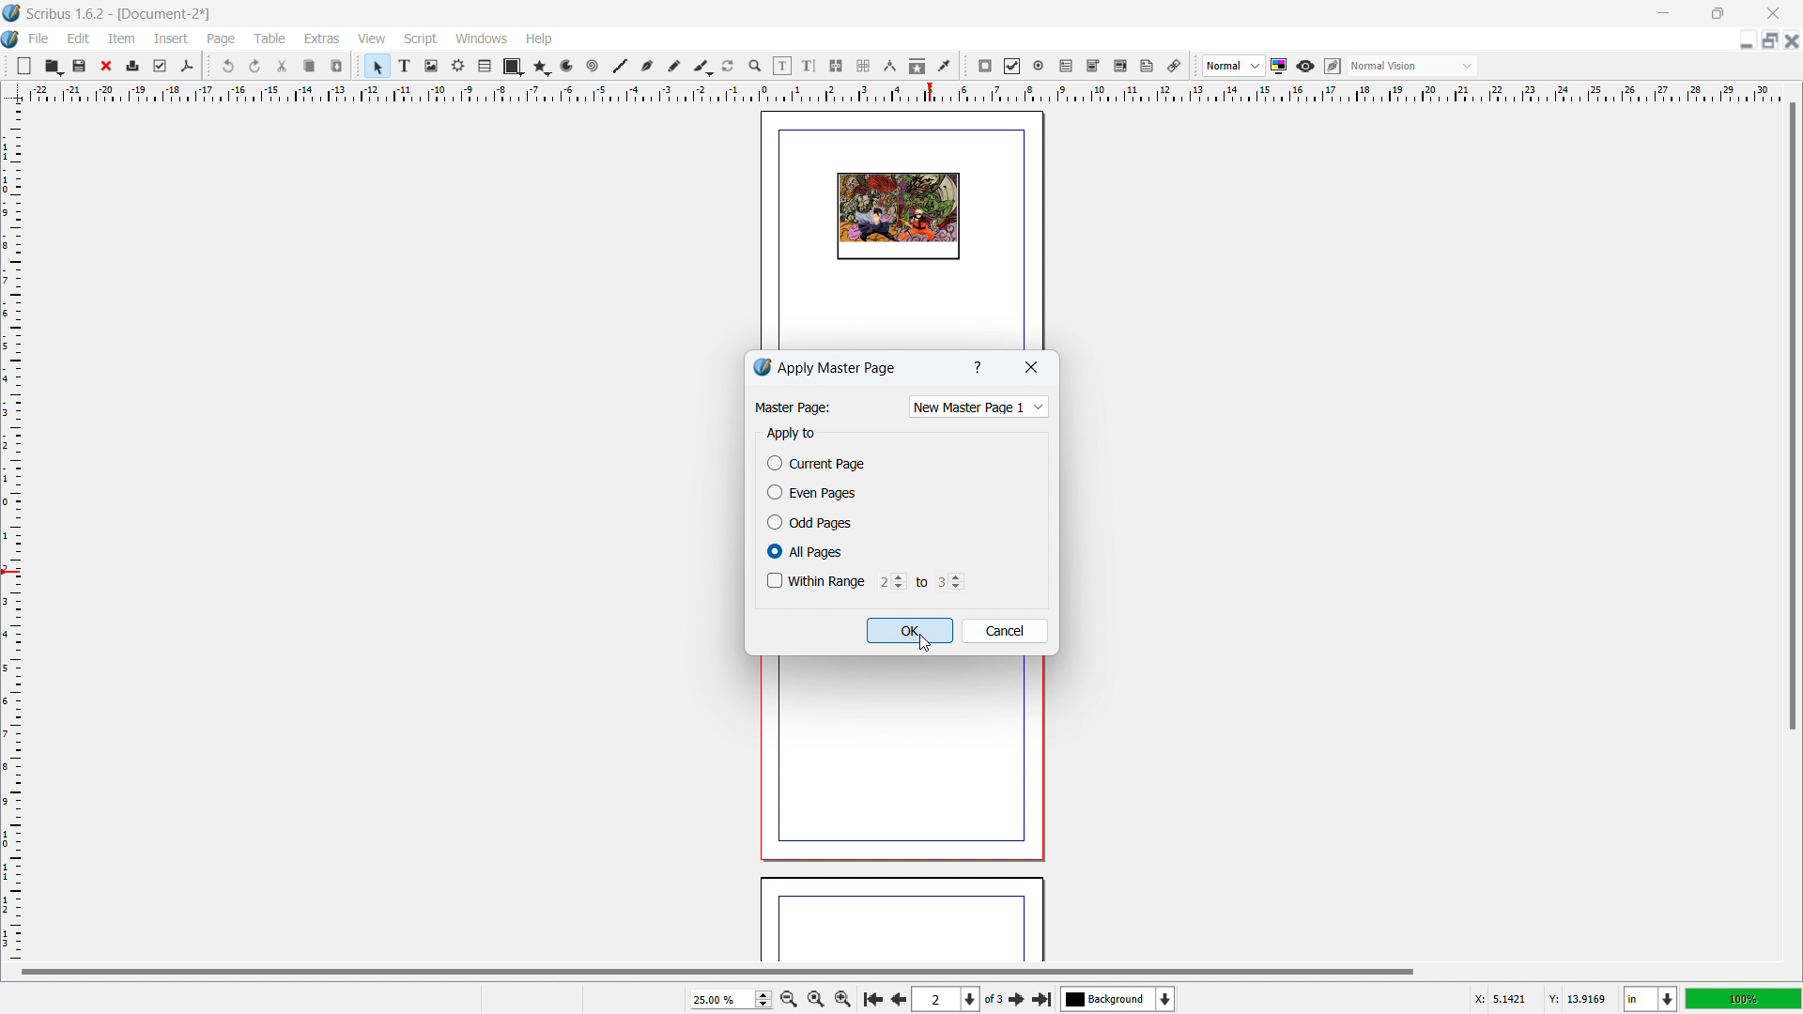  I want to click on eye dropper, so click(946, 65).